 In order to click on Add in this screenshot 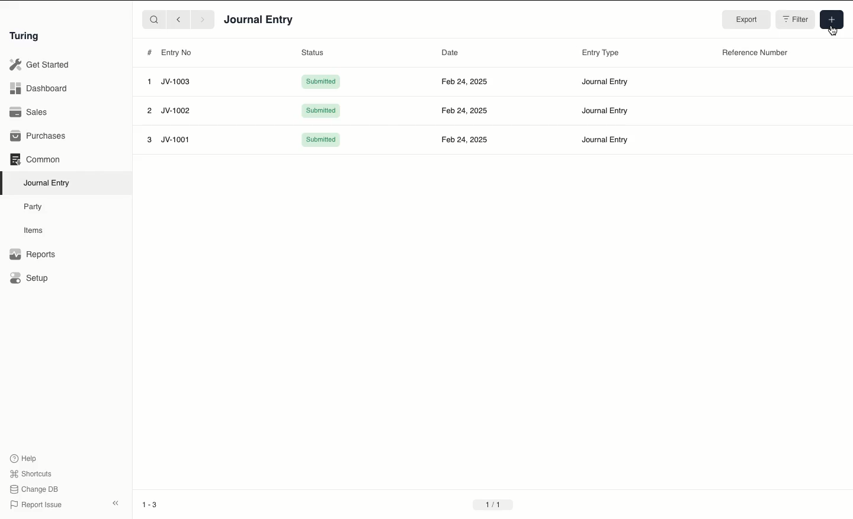, I will do `click(830, 19)`.